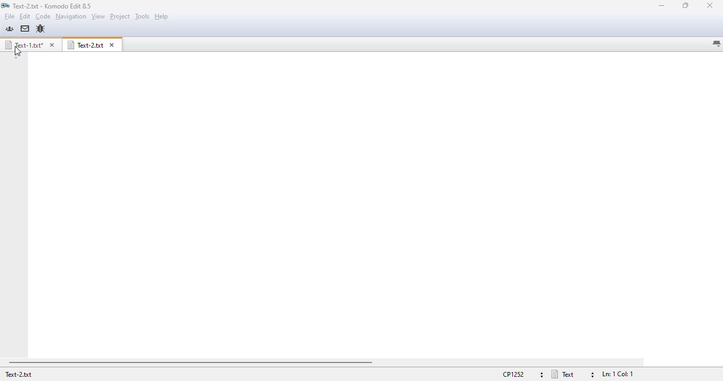 This screenshot has width=723, height=381. I want to click on tools, so click(142, 16).